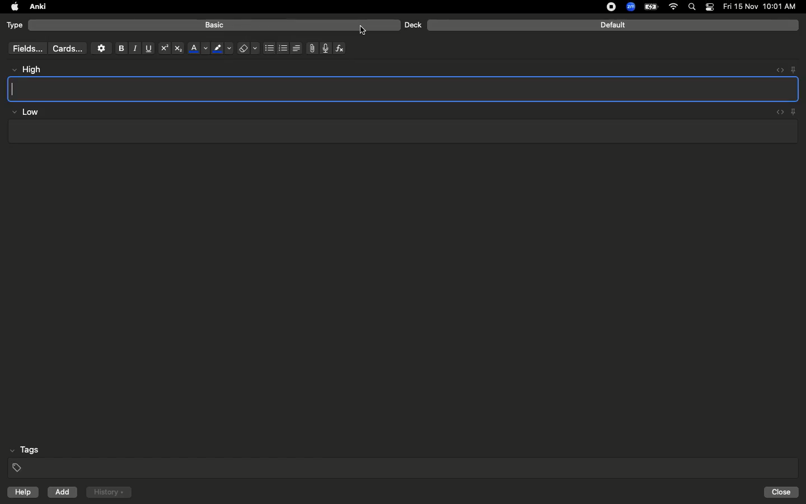  Describe the element at coordinates (222, 49) in the screenshot. I see `Marker` at that location.